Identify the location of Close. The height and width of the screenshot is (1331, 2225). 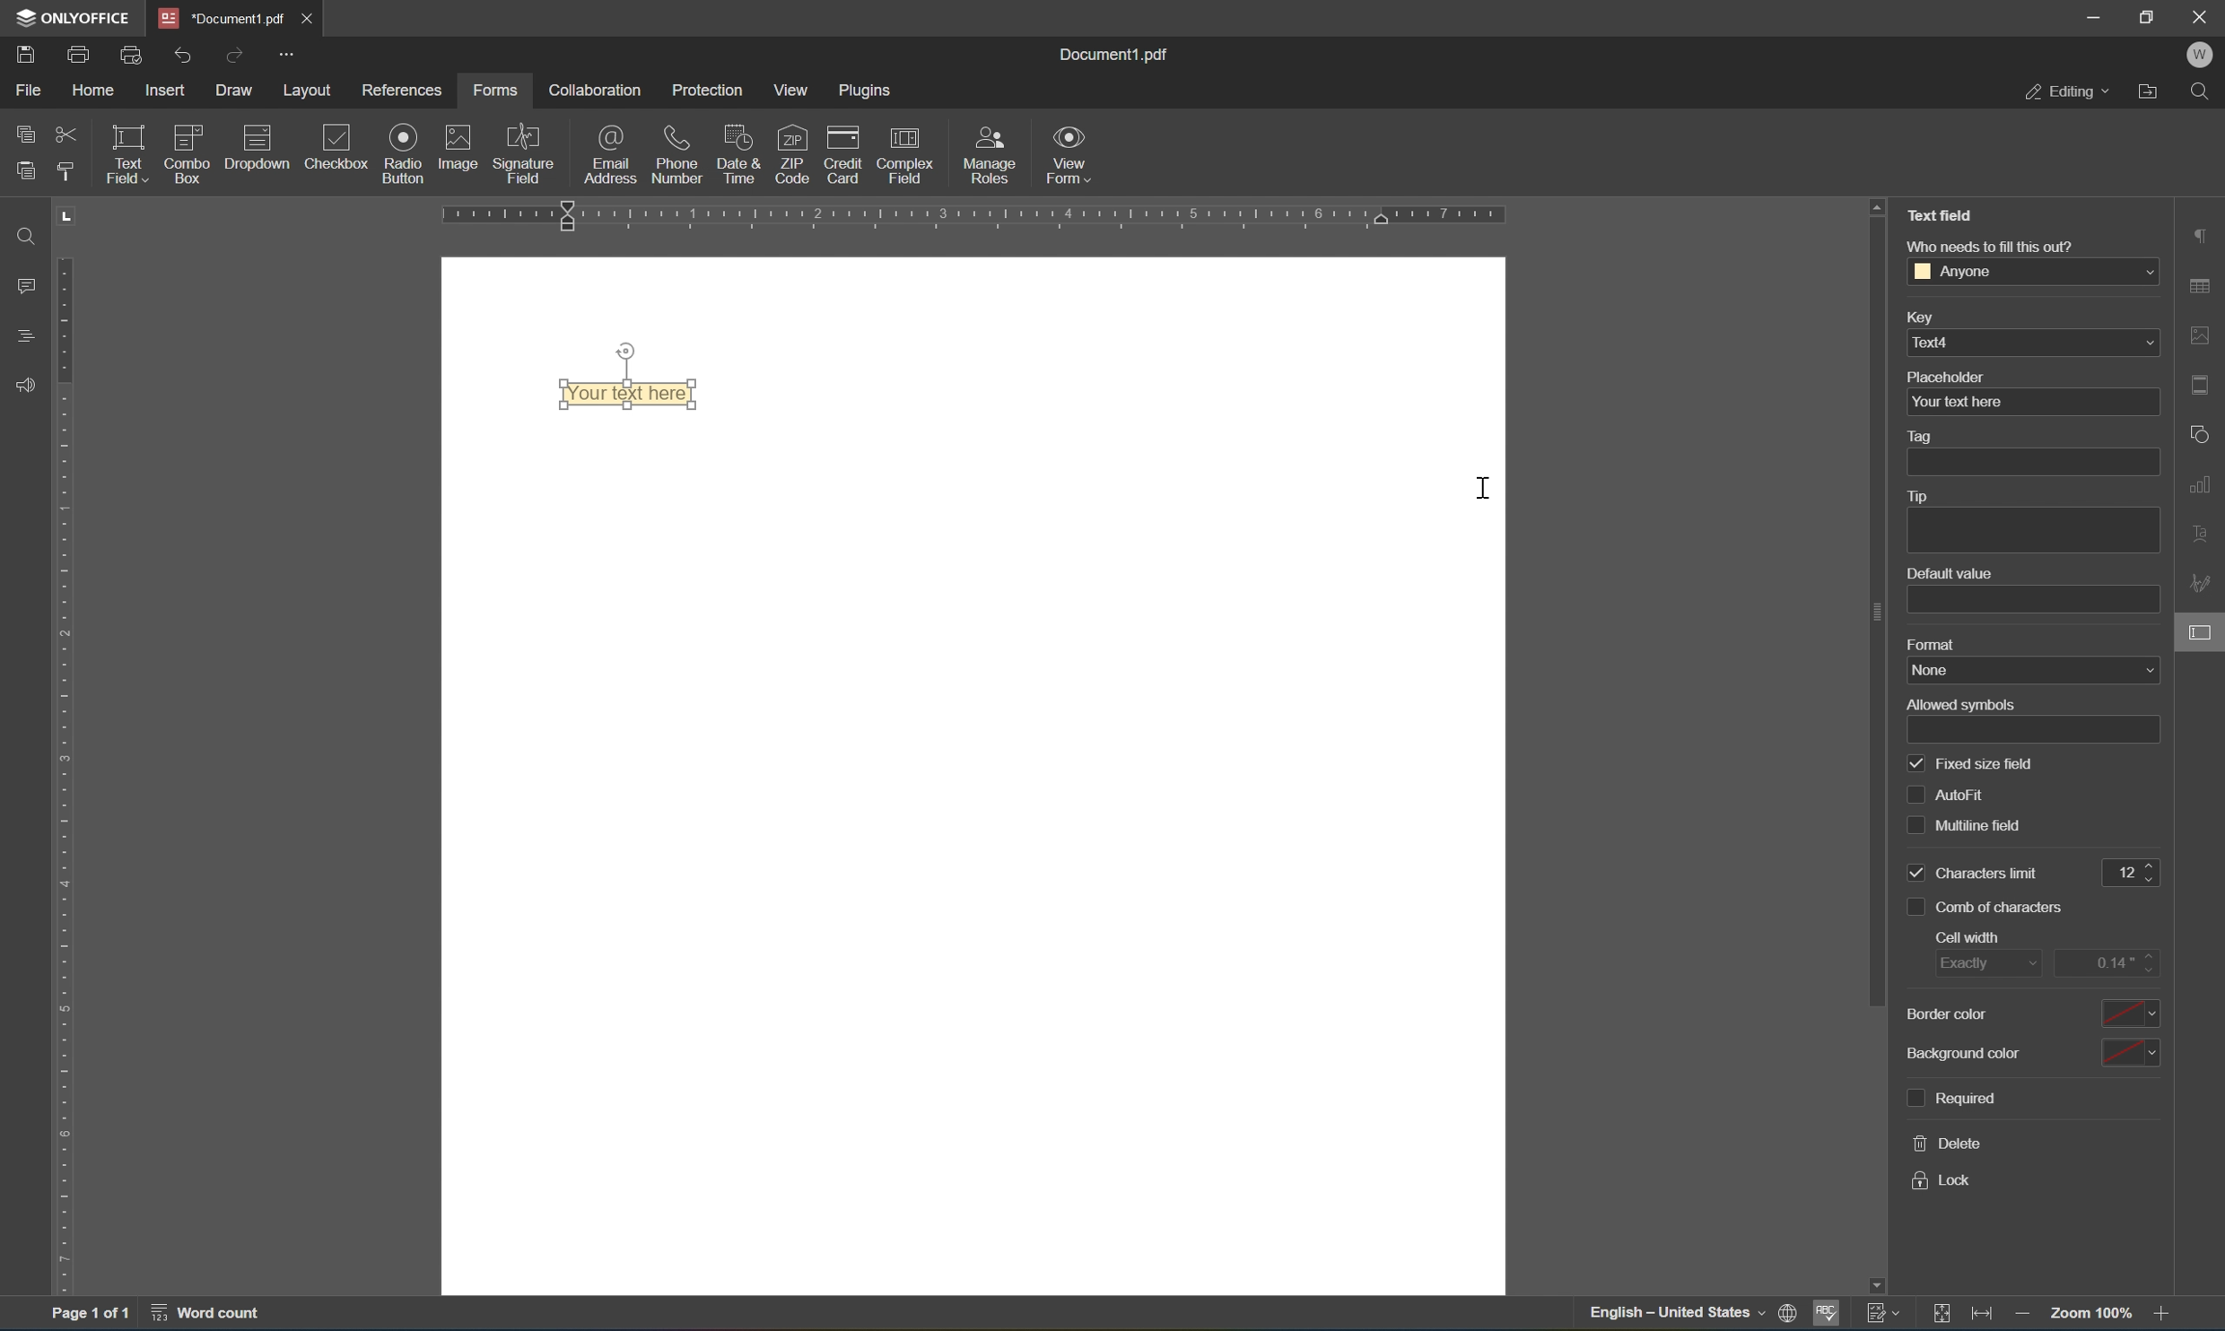
(308, 17).